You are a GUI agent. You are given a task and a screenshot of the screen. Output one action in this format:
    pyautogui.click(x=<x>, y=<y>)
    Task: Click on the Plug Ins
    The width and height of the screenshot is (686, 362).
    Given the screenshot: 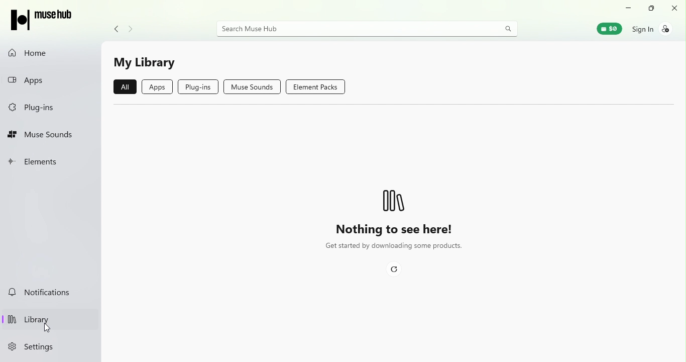 What is the action you would take?
    pyautogui.click(x=200, y=87)
    